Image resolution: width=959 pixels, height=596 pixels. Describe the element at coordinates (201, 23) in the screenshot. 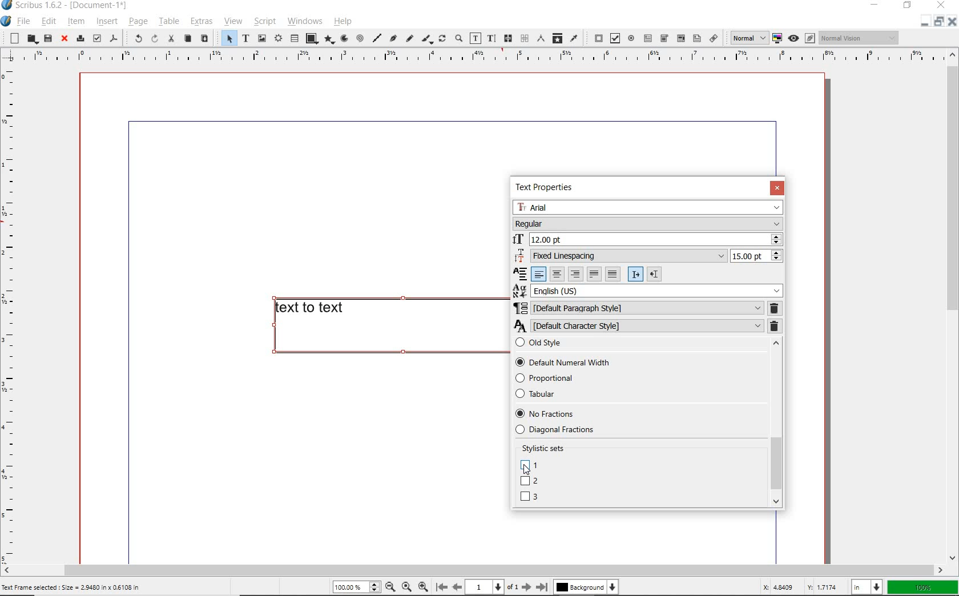

I see `extras` at that location.